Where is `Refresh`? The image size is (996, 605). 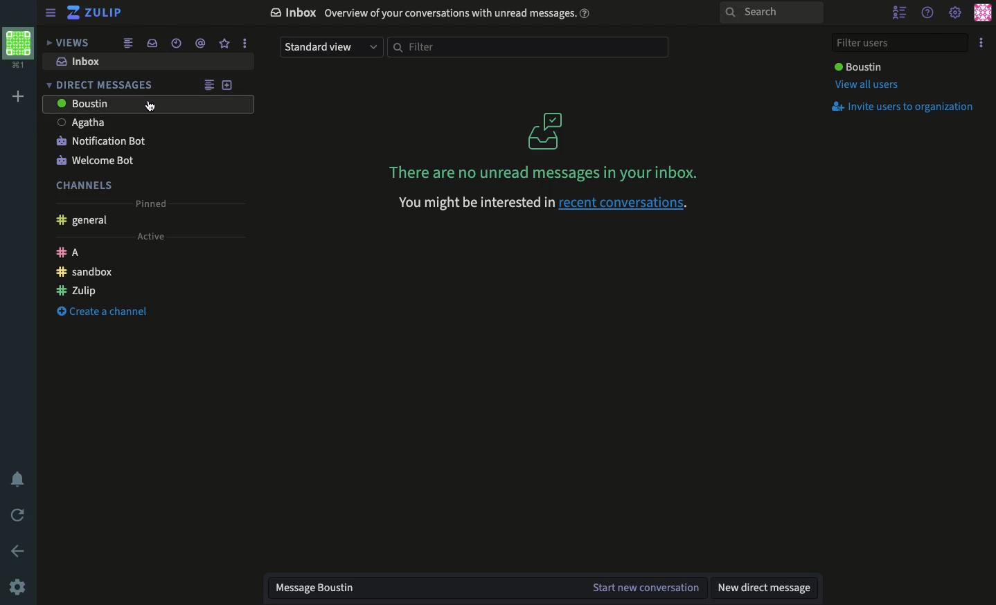
Refresh is located at coordinates (19, 516).